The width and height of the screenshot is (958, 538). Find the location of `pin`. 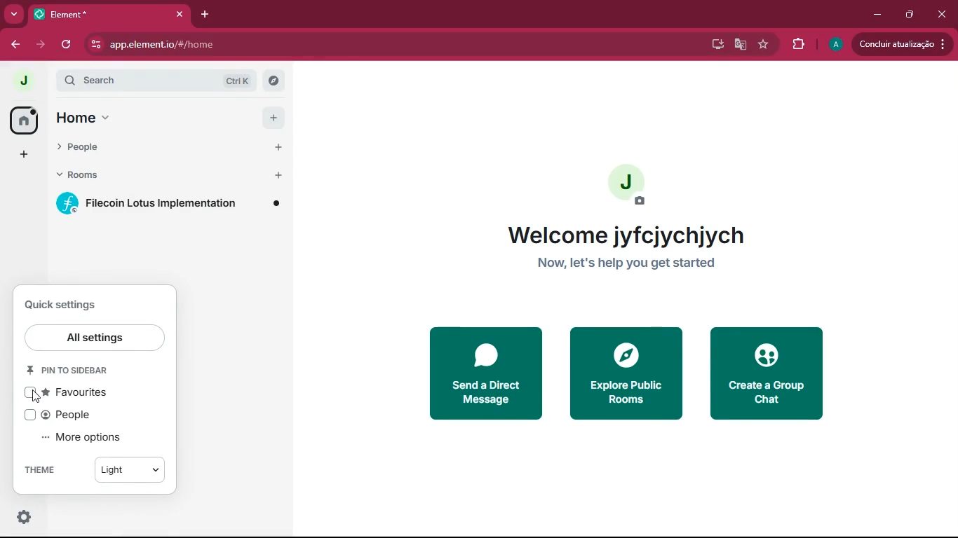

pin is located at coordinates (78, 371).